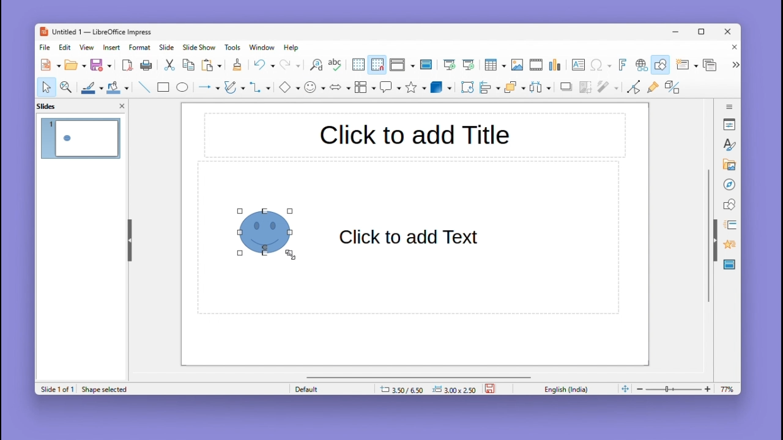 This screenshot has width=783, height=440. I want to click on Fill colour, so click(116, 87).